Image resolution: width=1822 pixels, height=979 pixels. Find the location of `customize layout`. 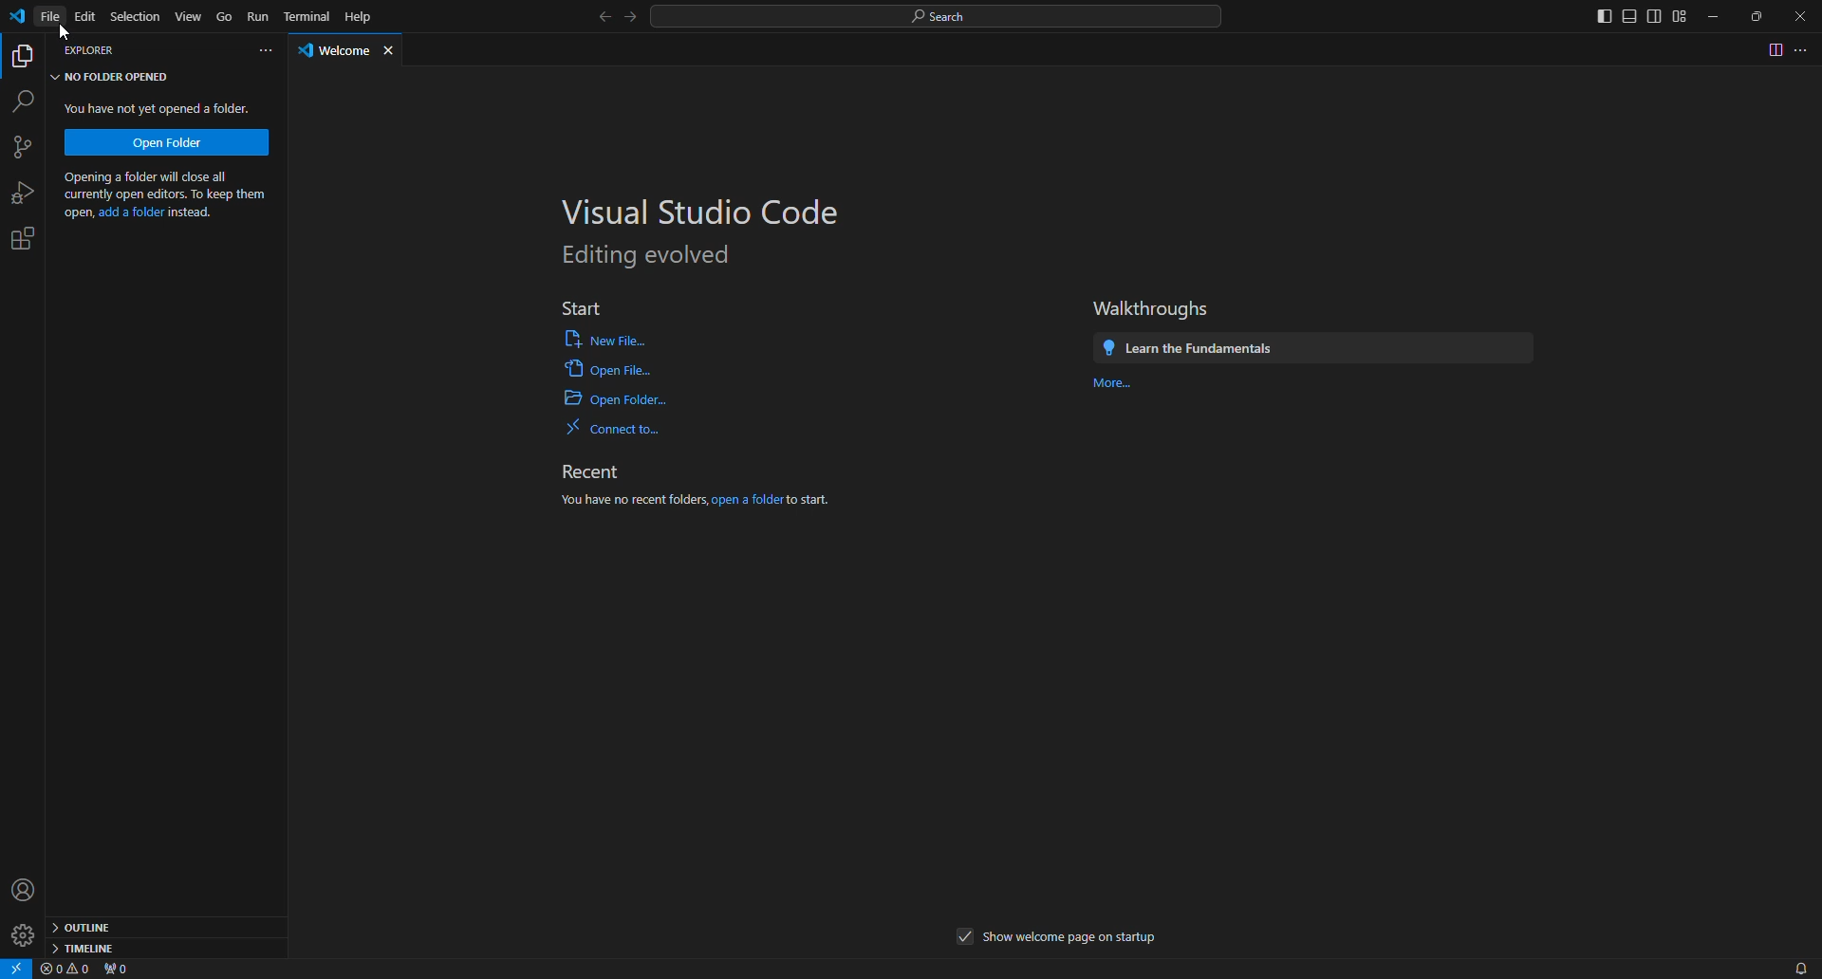

customize layout is located at coordinates (1682, 15).